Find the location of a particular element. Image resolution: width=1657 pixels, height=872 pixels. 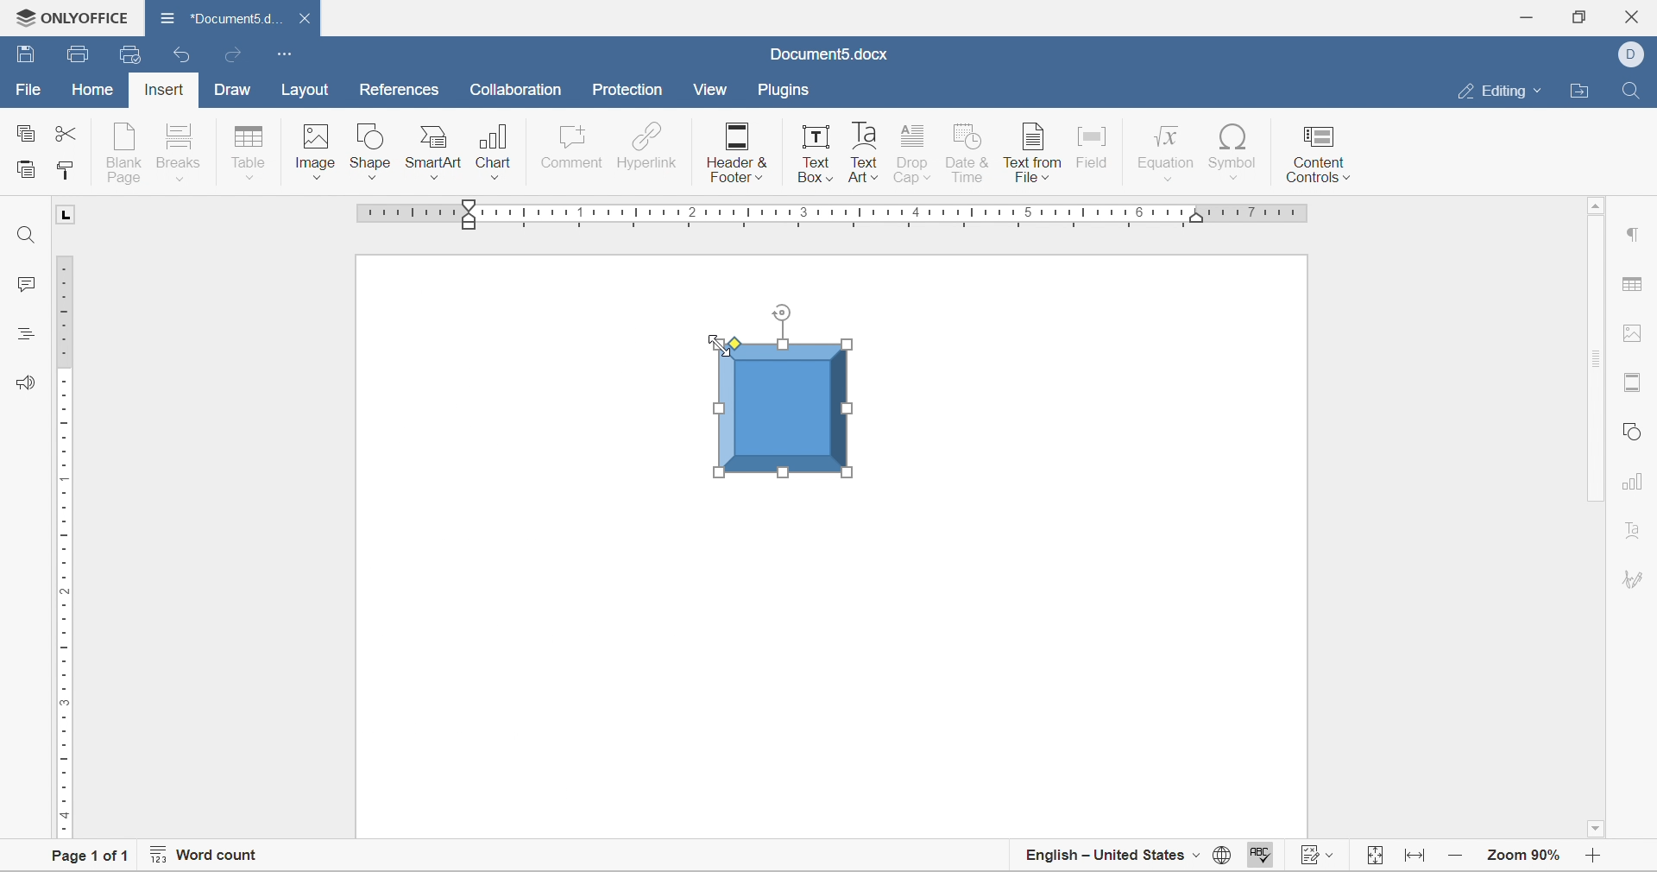

L is located at coordinates (70, 218).